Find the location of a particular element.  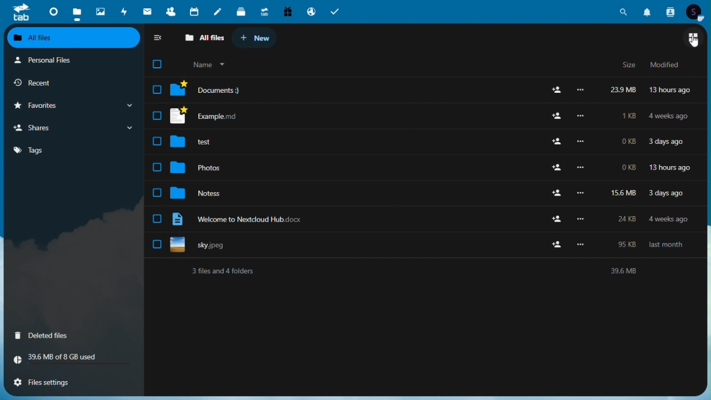

sky.jpeg is located at coordinates (213, 247).